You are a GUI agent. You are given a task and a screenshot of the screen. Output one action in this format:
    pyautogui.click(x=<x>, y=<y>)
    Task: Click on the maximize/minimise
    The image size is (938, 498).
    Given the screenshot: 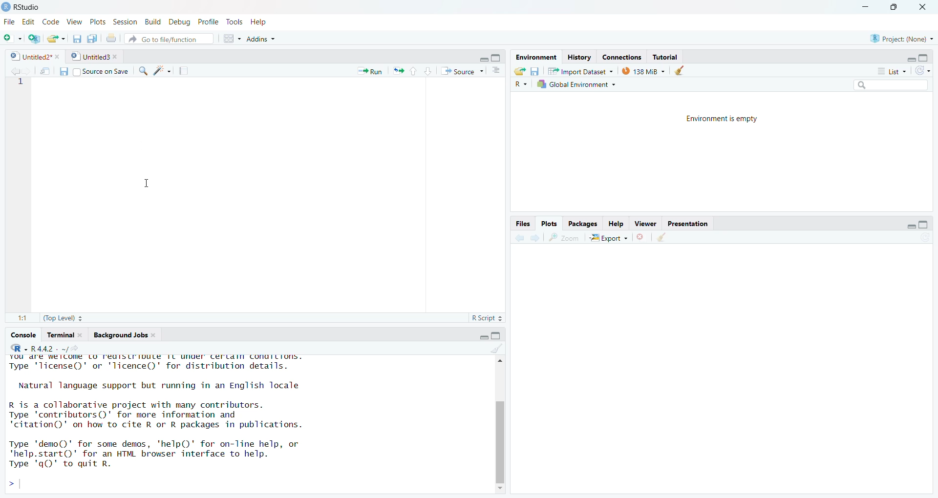 What is the action you would take?
    pyautogui.click(x=493, y=337)
    